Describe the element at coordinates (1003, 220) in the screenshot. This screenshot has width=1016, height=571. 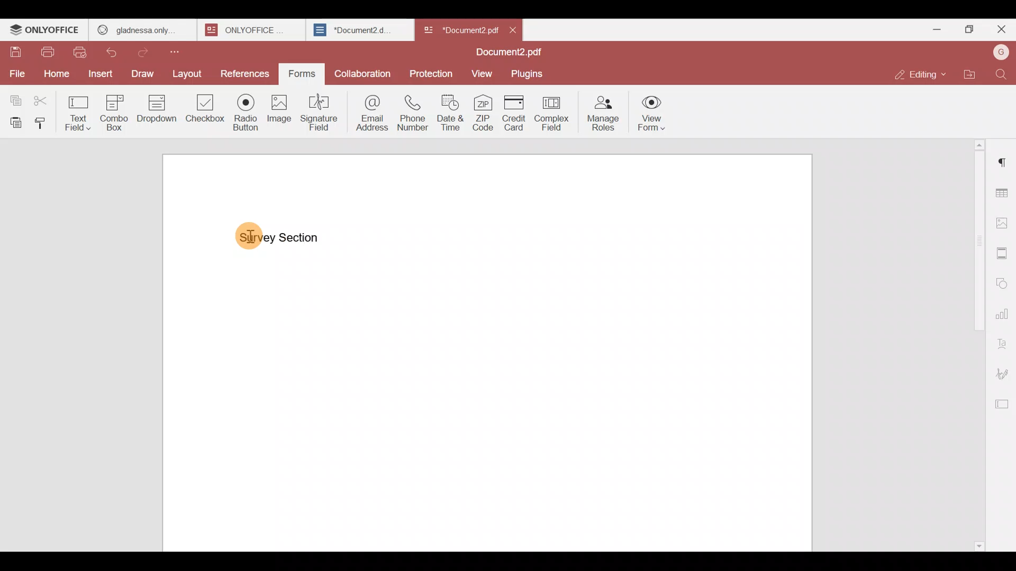
I see `Image settings` at that location.